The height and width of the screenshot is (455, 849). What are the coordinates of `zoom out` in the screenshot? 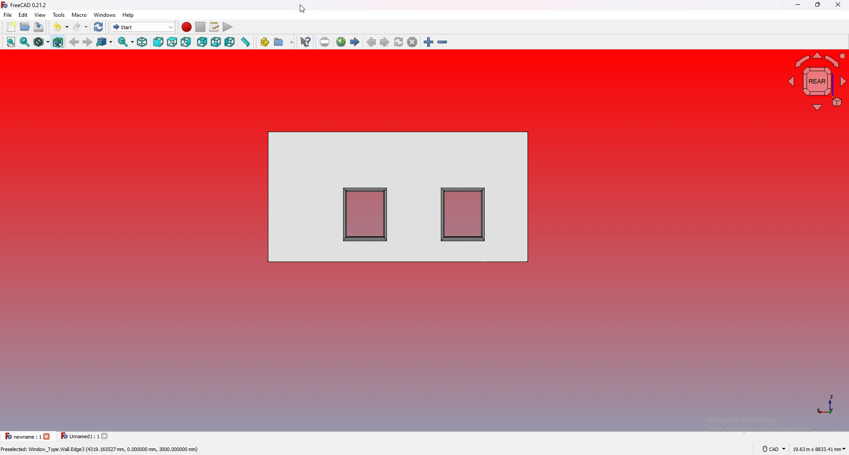 It's located at (443, 42).